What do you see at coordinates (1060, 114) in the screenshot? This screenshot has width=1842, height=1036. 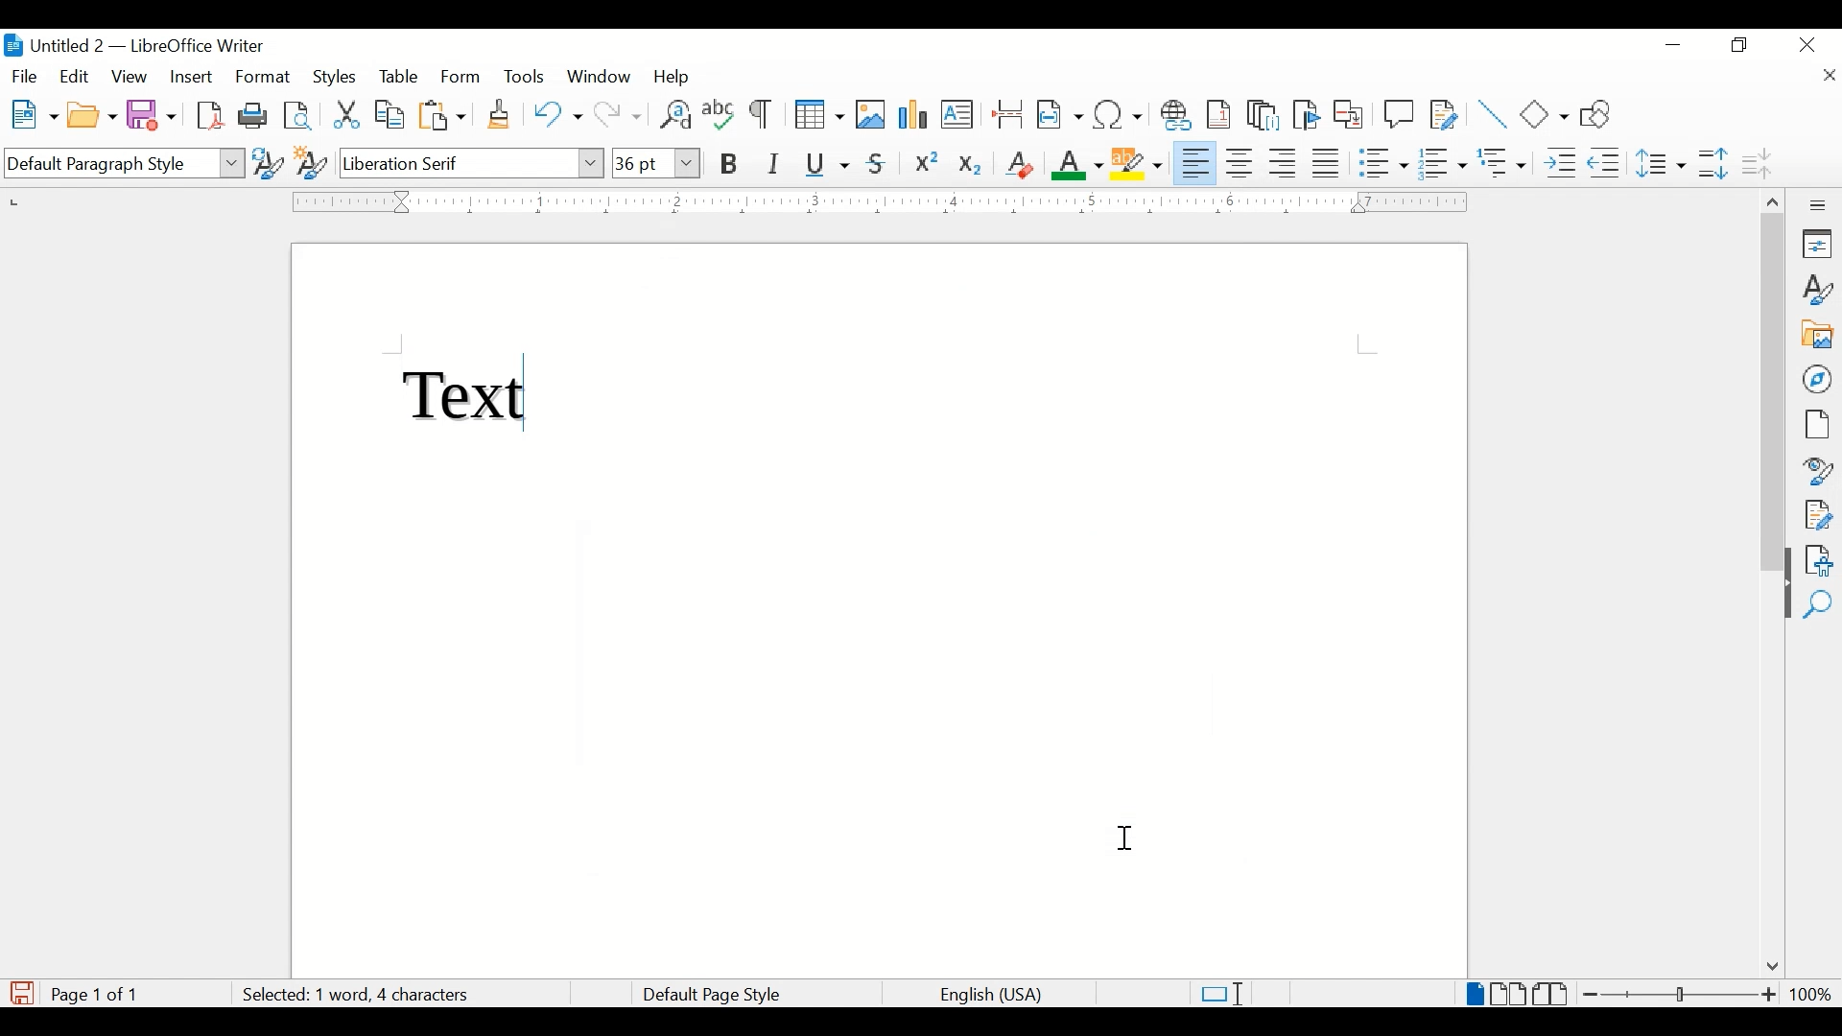 I see `insert field` at bounding box center [1060, 114].